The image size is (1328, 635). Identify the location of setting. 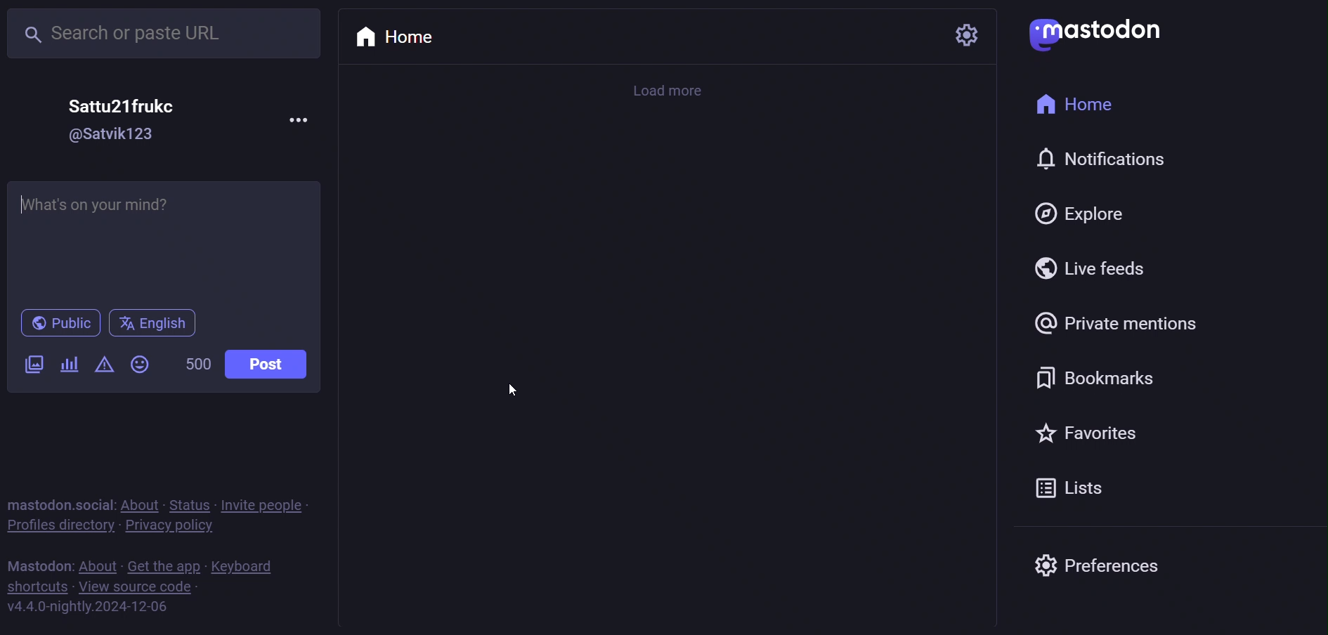
(966, 34).